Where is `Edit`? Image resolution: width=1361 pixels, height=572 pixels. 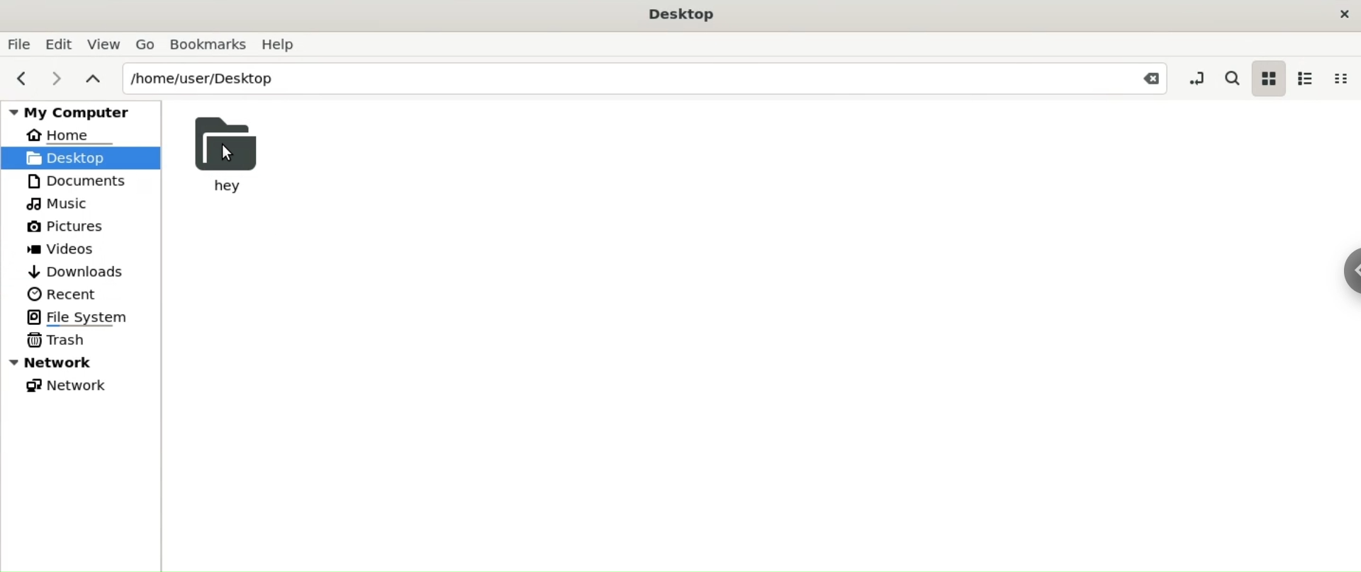
Edit is located at coordinates (60, 43).